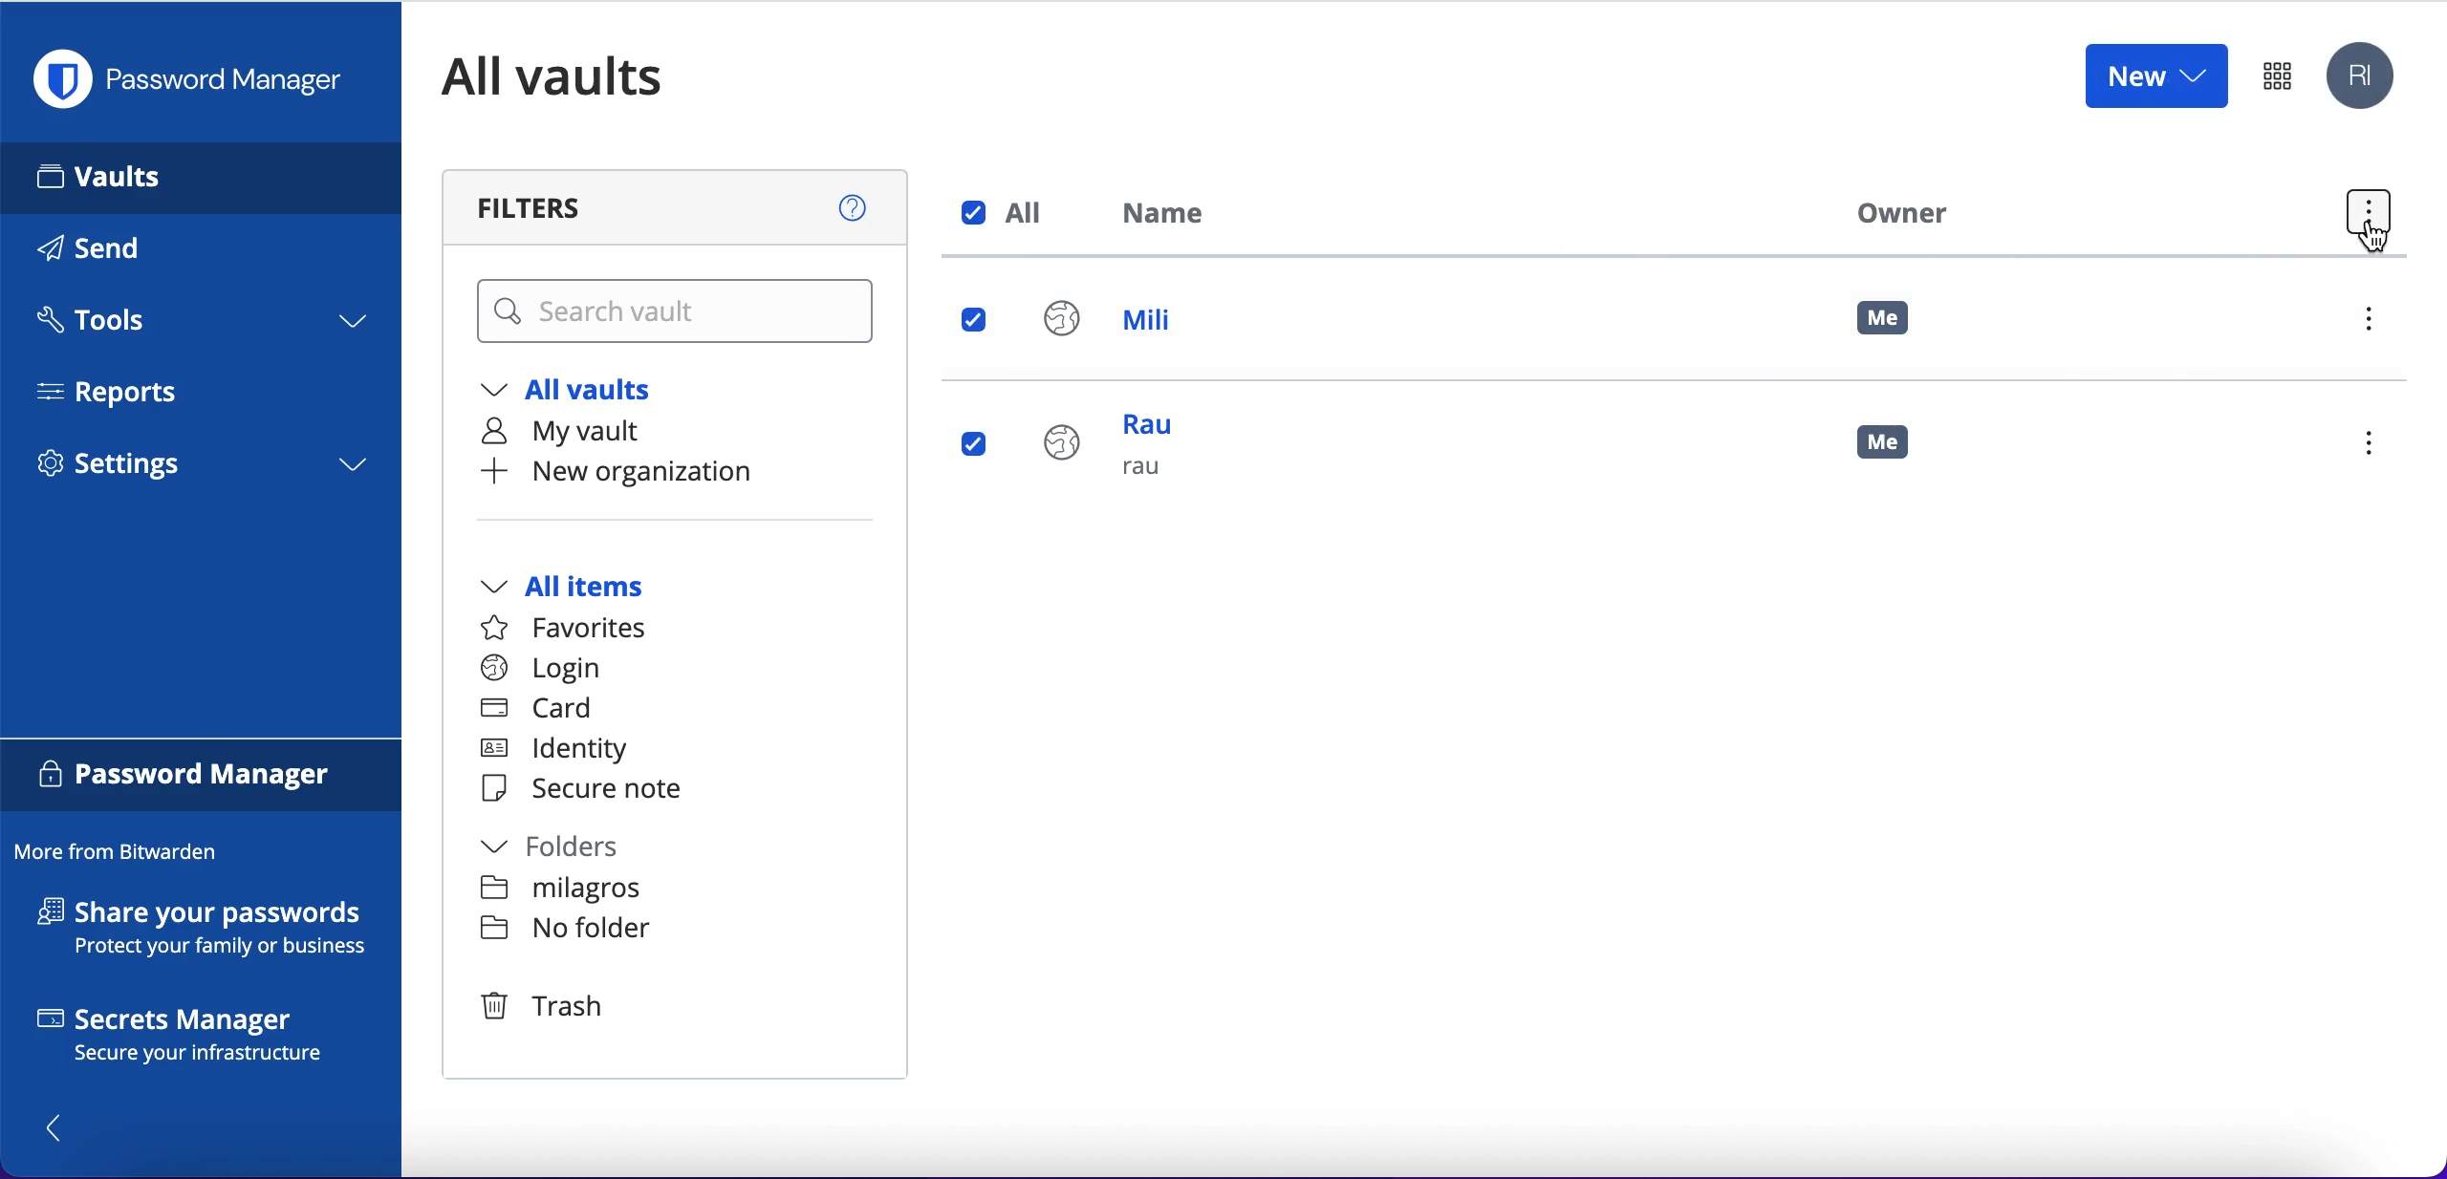 The height and width of the screenshot is (1179, 2447). What do you see at coordinates (591, 589) in the screenshot?
I see `all items` at bounding box center [591, 589].